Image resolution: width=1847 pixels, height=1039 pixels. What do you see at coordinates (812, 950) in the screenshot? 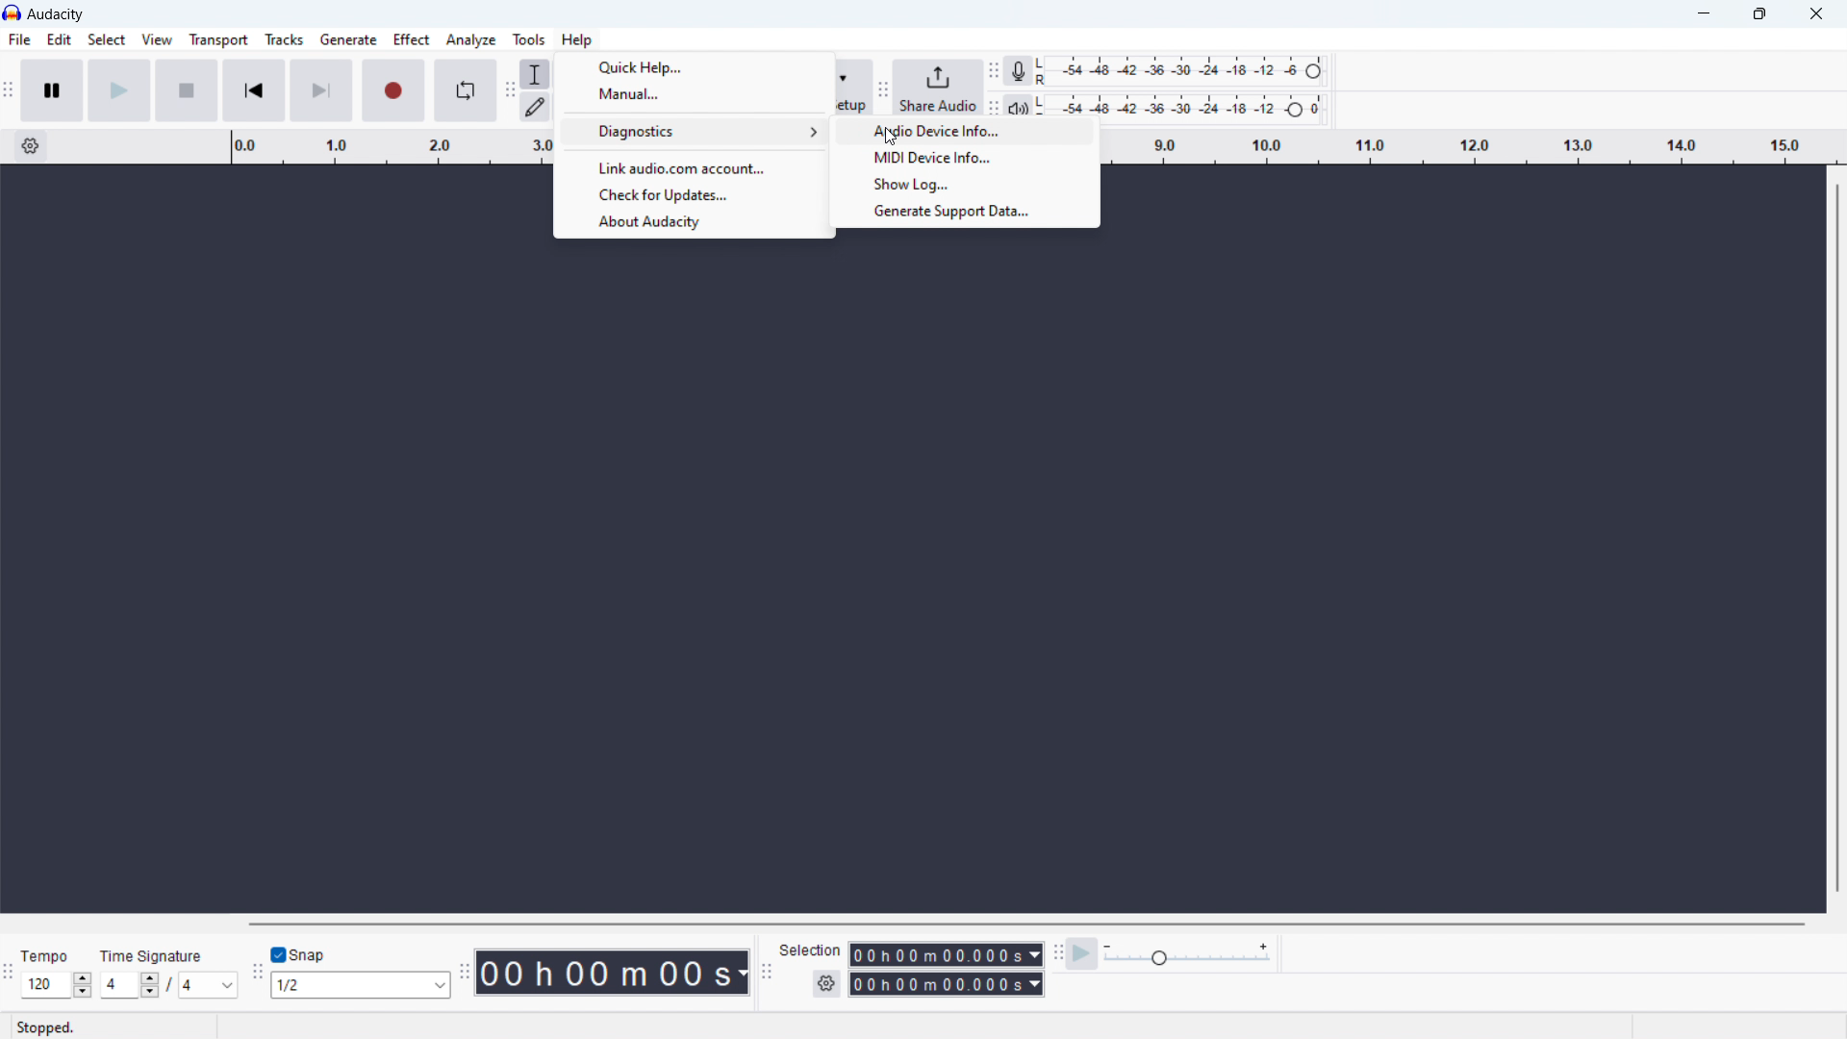
I see `Selection` at bounding box center [812, 950].